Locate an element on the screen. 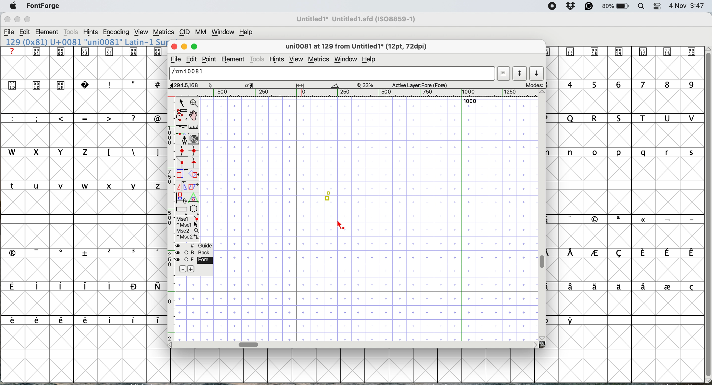 The height and width of the screenshot is (385, 712). skew the selection is located at coordinates (194, 186).